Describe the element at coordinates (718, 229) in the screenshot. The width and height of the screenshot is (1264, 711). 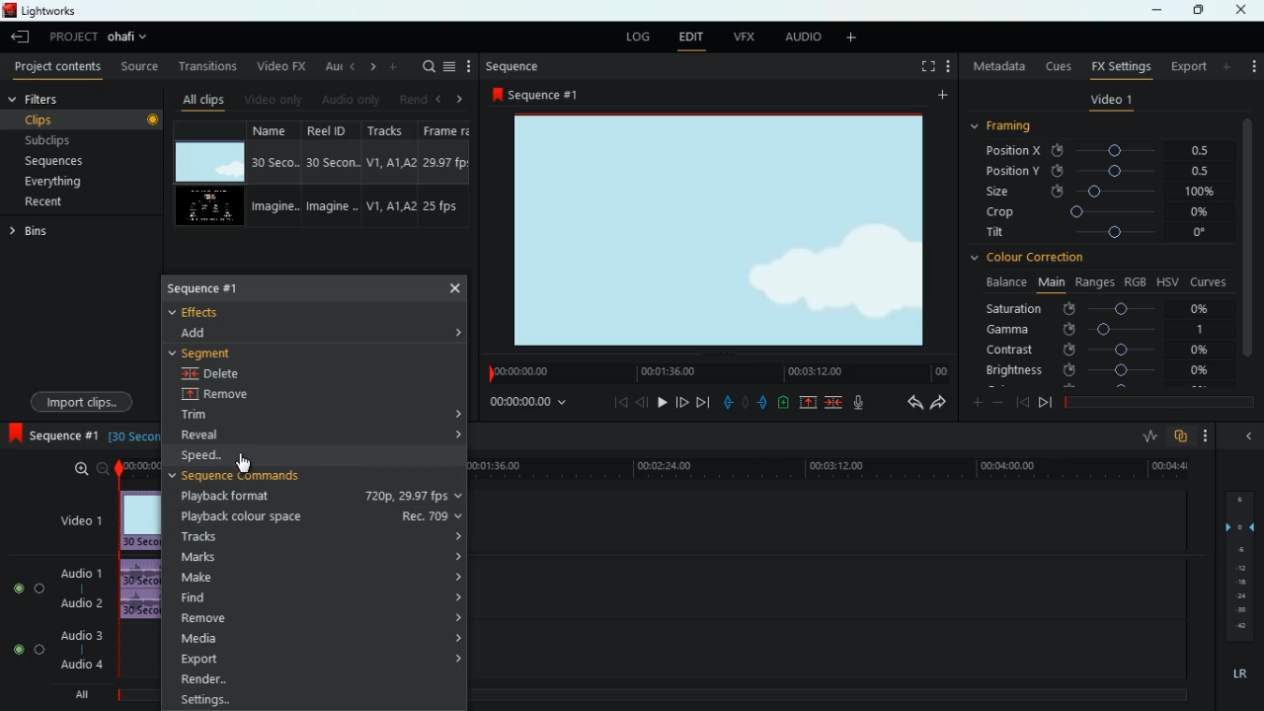
I see `image` at that location.